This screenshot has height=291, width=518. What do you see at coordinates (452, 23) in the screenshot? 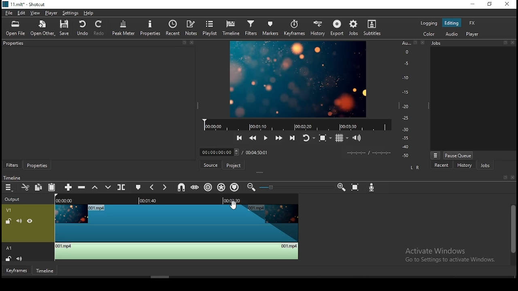
I see `editing` at bounding box center [452, 23].